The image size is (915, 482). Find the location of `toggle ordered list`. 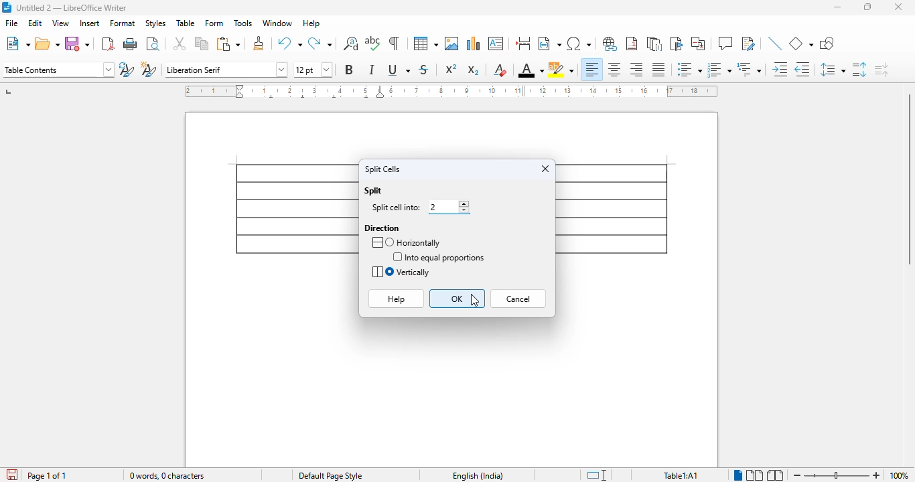

toggle ordered list is located at coordinates (719, 70).